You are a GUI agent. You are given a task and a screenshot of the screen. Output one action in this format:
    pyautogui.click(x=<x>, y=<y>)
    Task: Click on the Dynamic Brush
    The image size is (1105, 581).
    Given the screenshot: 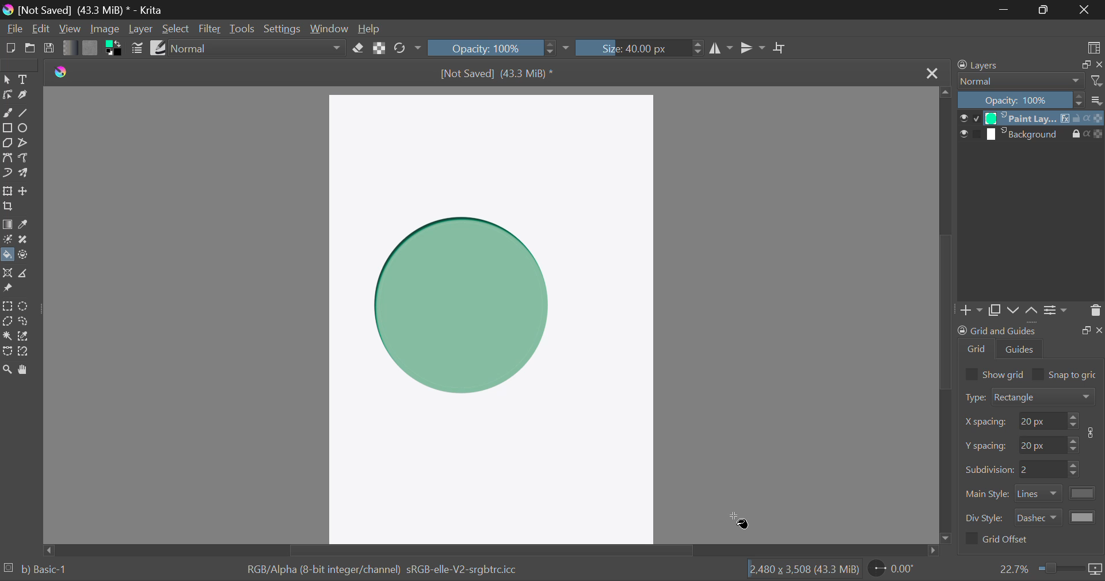 What is the action you would take?
    pyautogui.click(x=7, y=174)
    